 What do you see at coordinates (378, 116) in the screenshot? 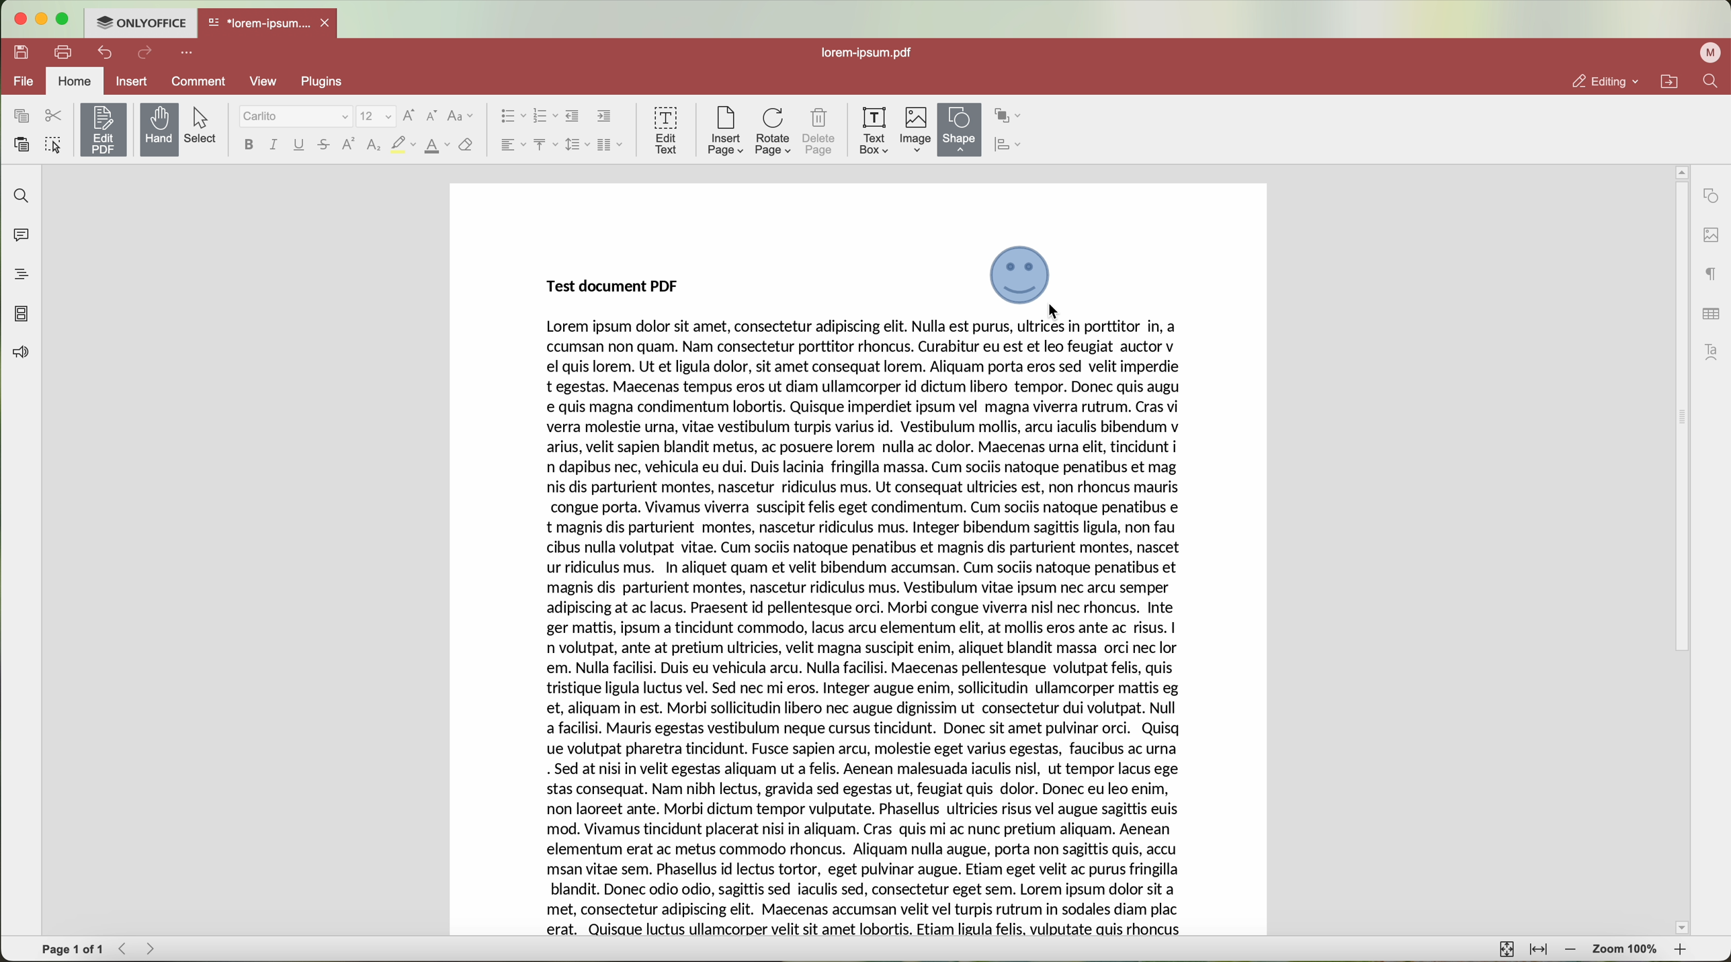
I see `size font` at bounding box center [378, 116].